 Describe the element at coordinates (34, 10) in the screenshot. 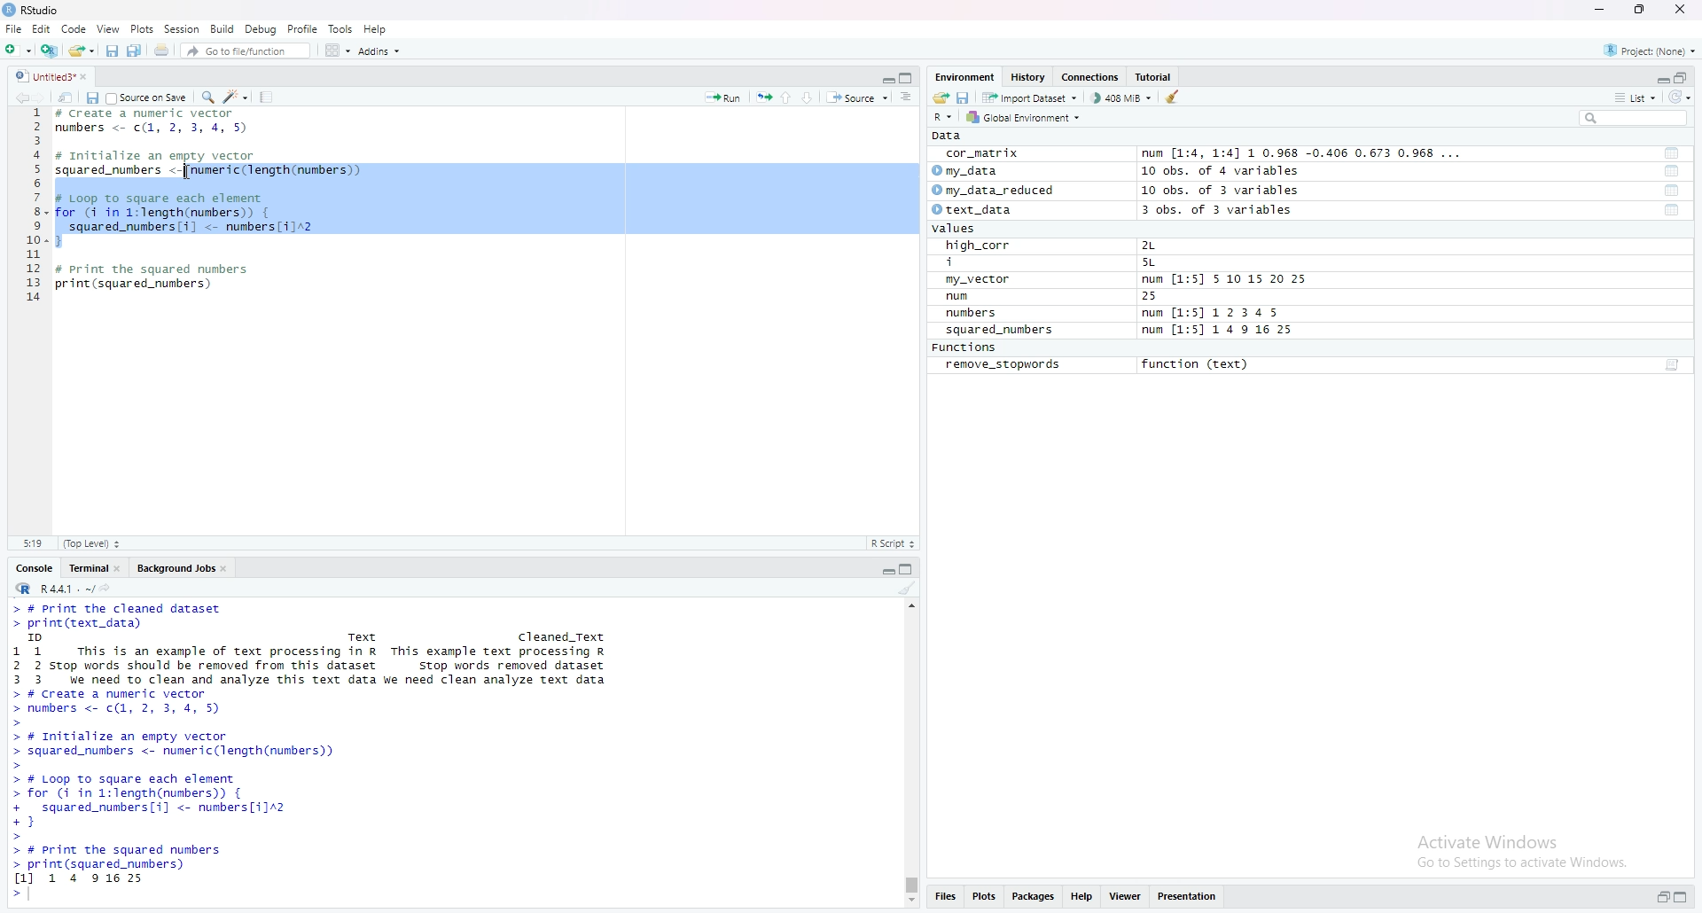

I see `RStudio` at that location.